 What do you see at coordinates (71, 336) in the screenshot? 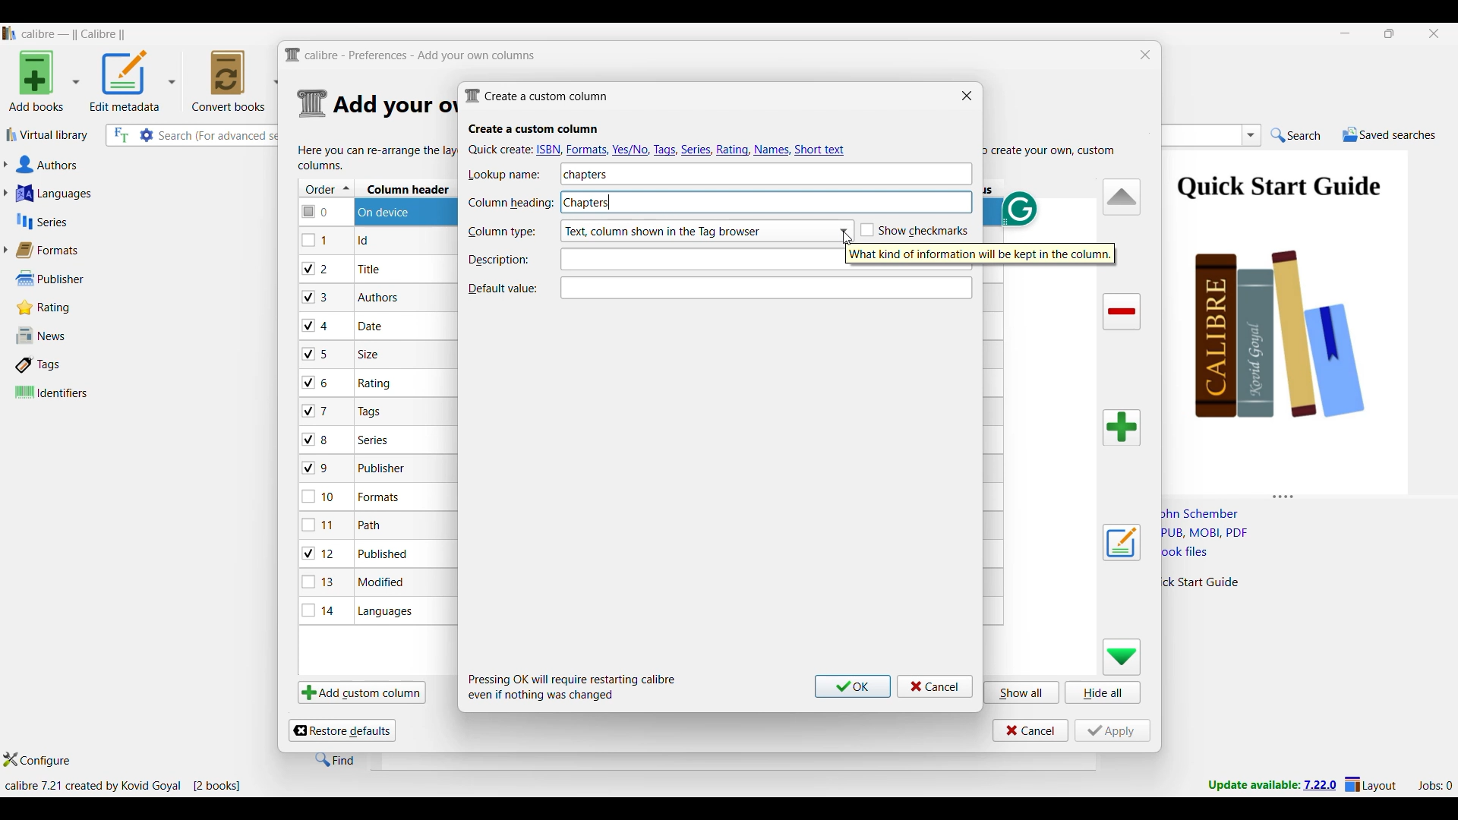
I see `News` at bounding box center [71, 336].